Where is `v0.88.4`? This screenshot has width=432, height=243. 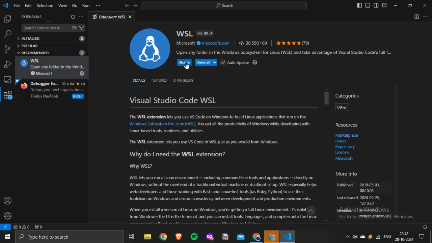 v0.88.4 is located at coordinates (205, 33).